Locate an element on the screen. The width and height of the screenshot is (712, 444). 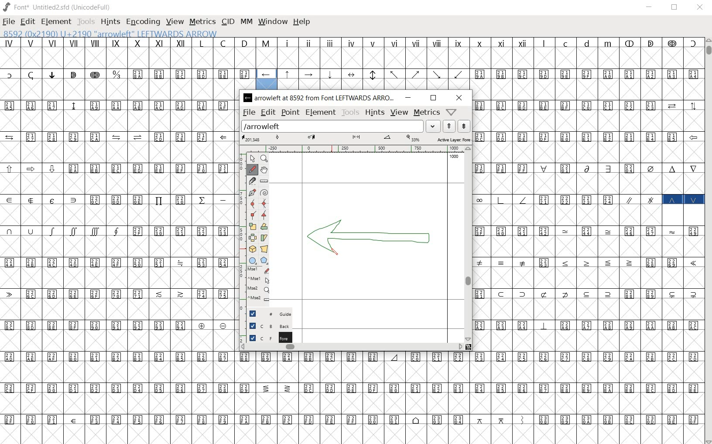
help is located at coordinates (302, 22).